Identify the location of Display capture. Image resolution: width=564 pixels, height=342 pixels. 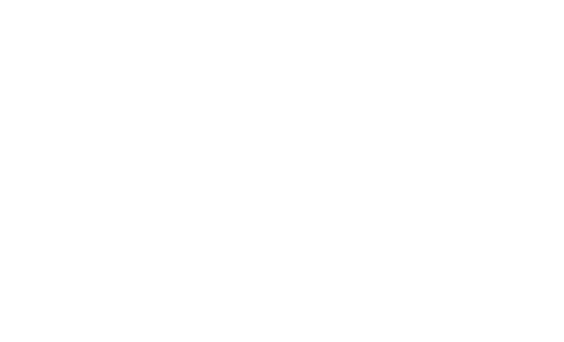
(28, 211).